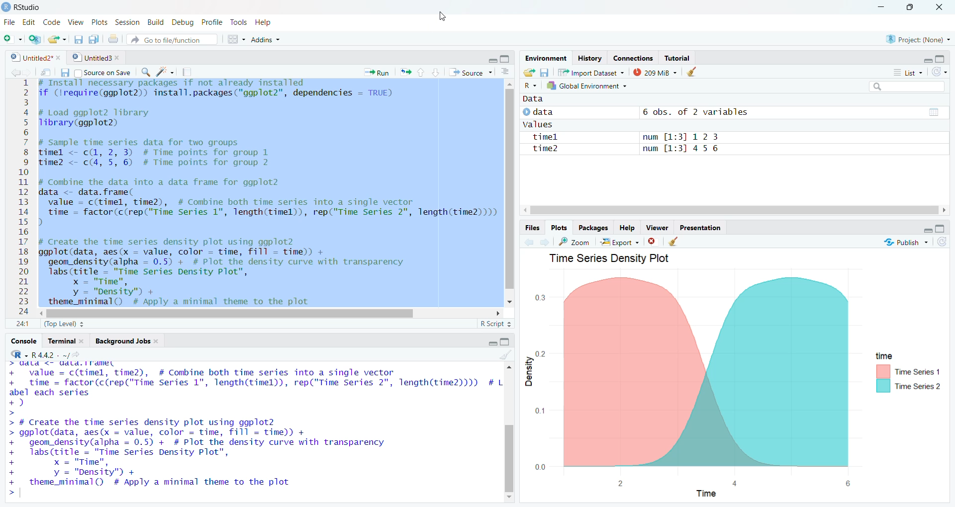 The width and height of the screenshot is (955, 507). What do you see at coordinates (173, 40) in the screenshot?
I see `Go to file/function` at bounding box center [173, 40].